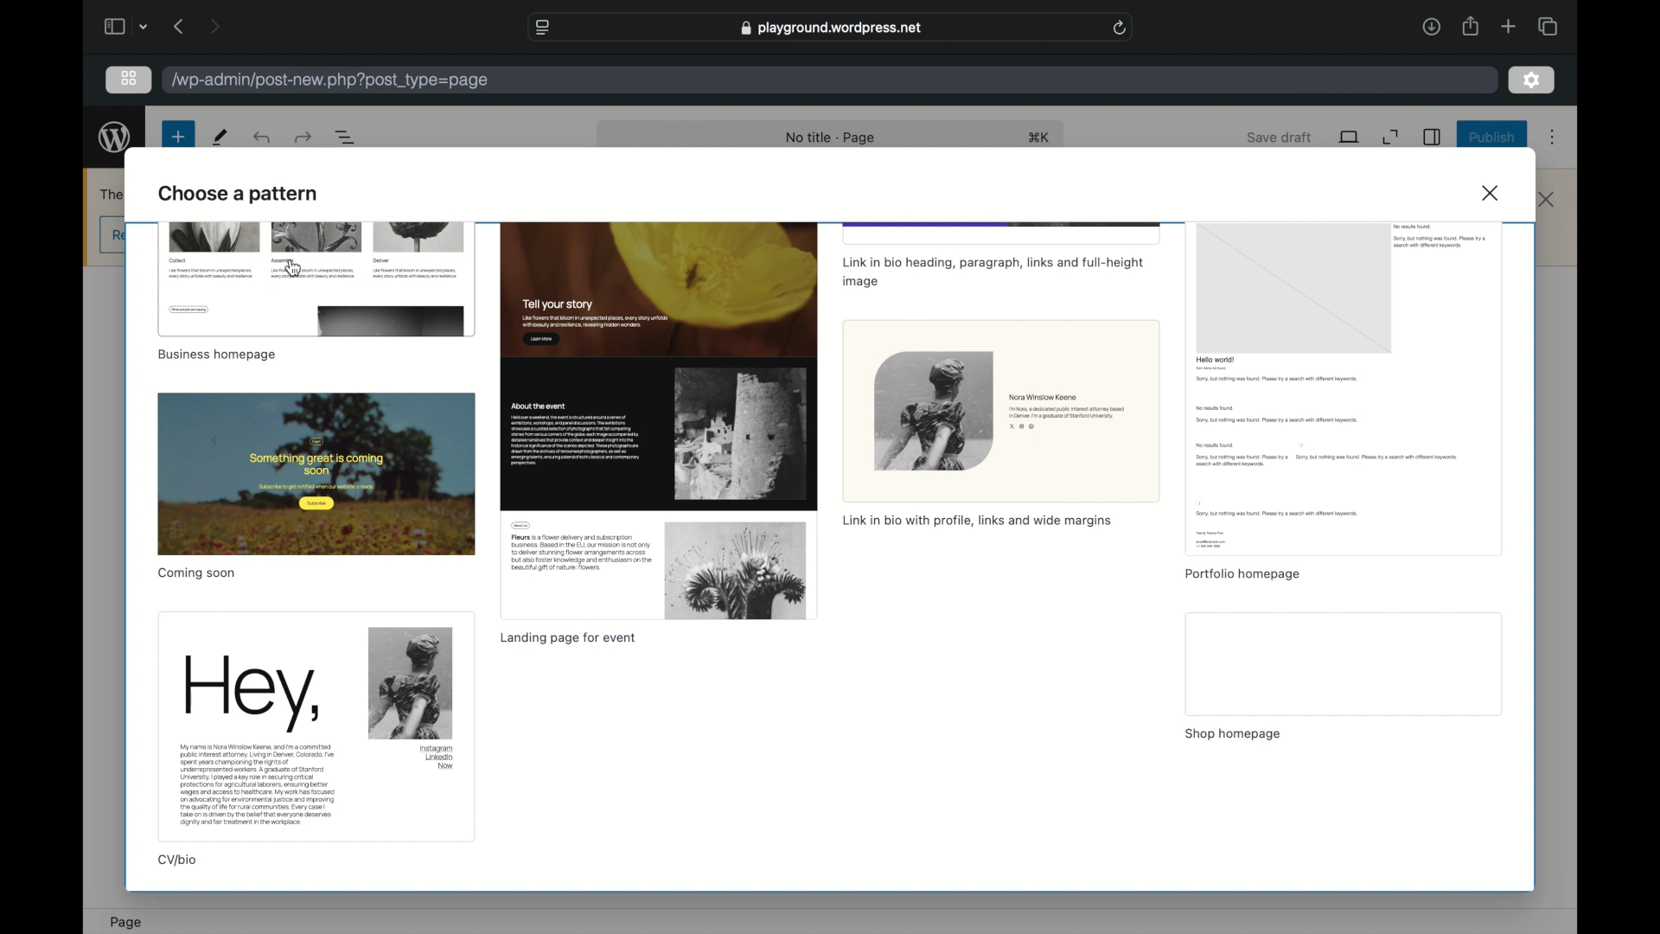 The width and height of the screenshot is (1660, 934). I want to click on link in bio heading, paragraph, links and full heigh  image, so click(993, 274).